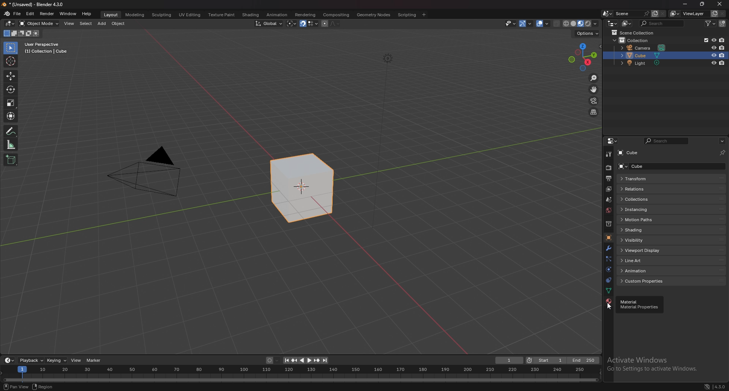 This screenshot has width=729, height=391. What do you see at coordinates (713, 55) in the screenshot?
I see `hide in viewport` at bounding box center [713, 55].